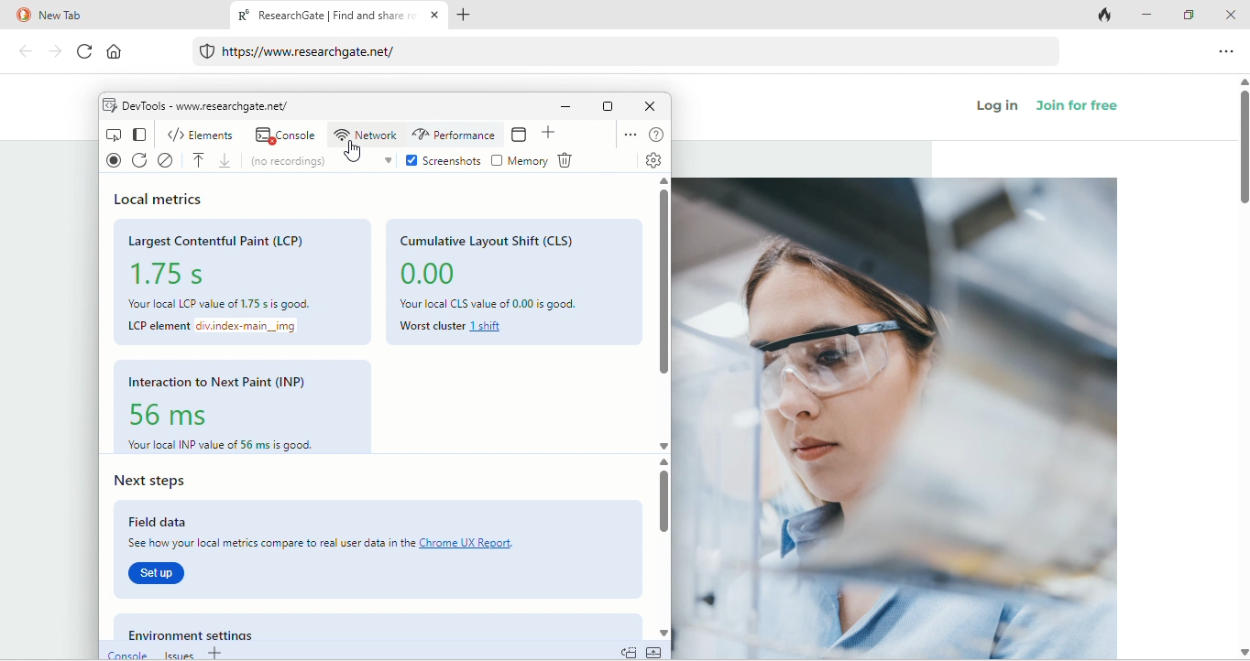  Describe the element at coordinates (551, 135) in the screenshot. I see `add` at that location.